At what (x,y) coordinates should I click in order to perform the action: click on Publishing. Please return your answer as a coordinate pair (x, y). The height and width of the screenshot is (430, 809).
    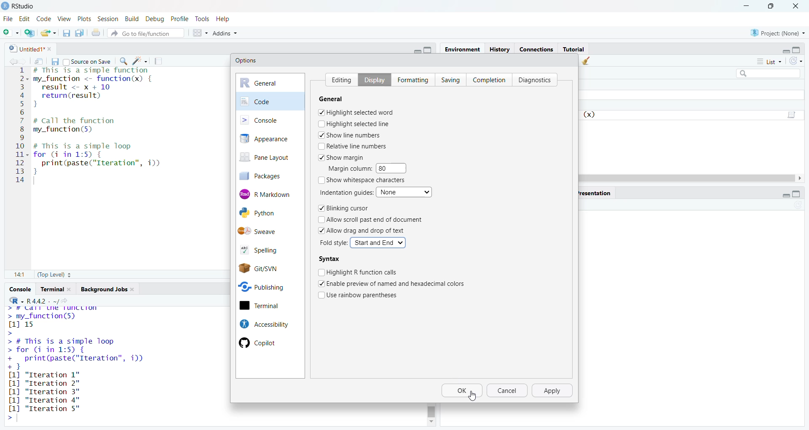
    Looking at the image, I should click on (268, 286).